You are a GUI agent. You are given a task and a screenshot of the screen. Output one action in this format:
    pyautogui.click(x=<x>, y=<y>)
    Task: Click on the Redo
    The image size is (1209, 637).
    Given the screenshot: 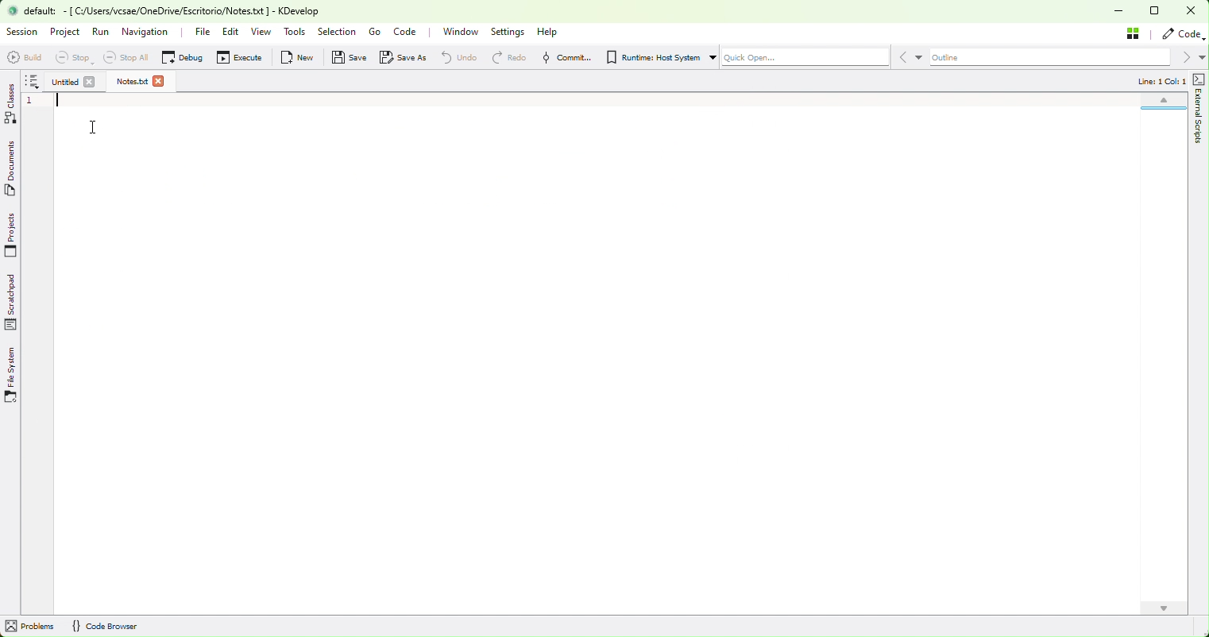 What is the action you would take?
    pyautogui.click(x=505, y=57)
    